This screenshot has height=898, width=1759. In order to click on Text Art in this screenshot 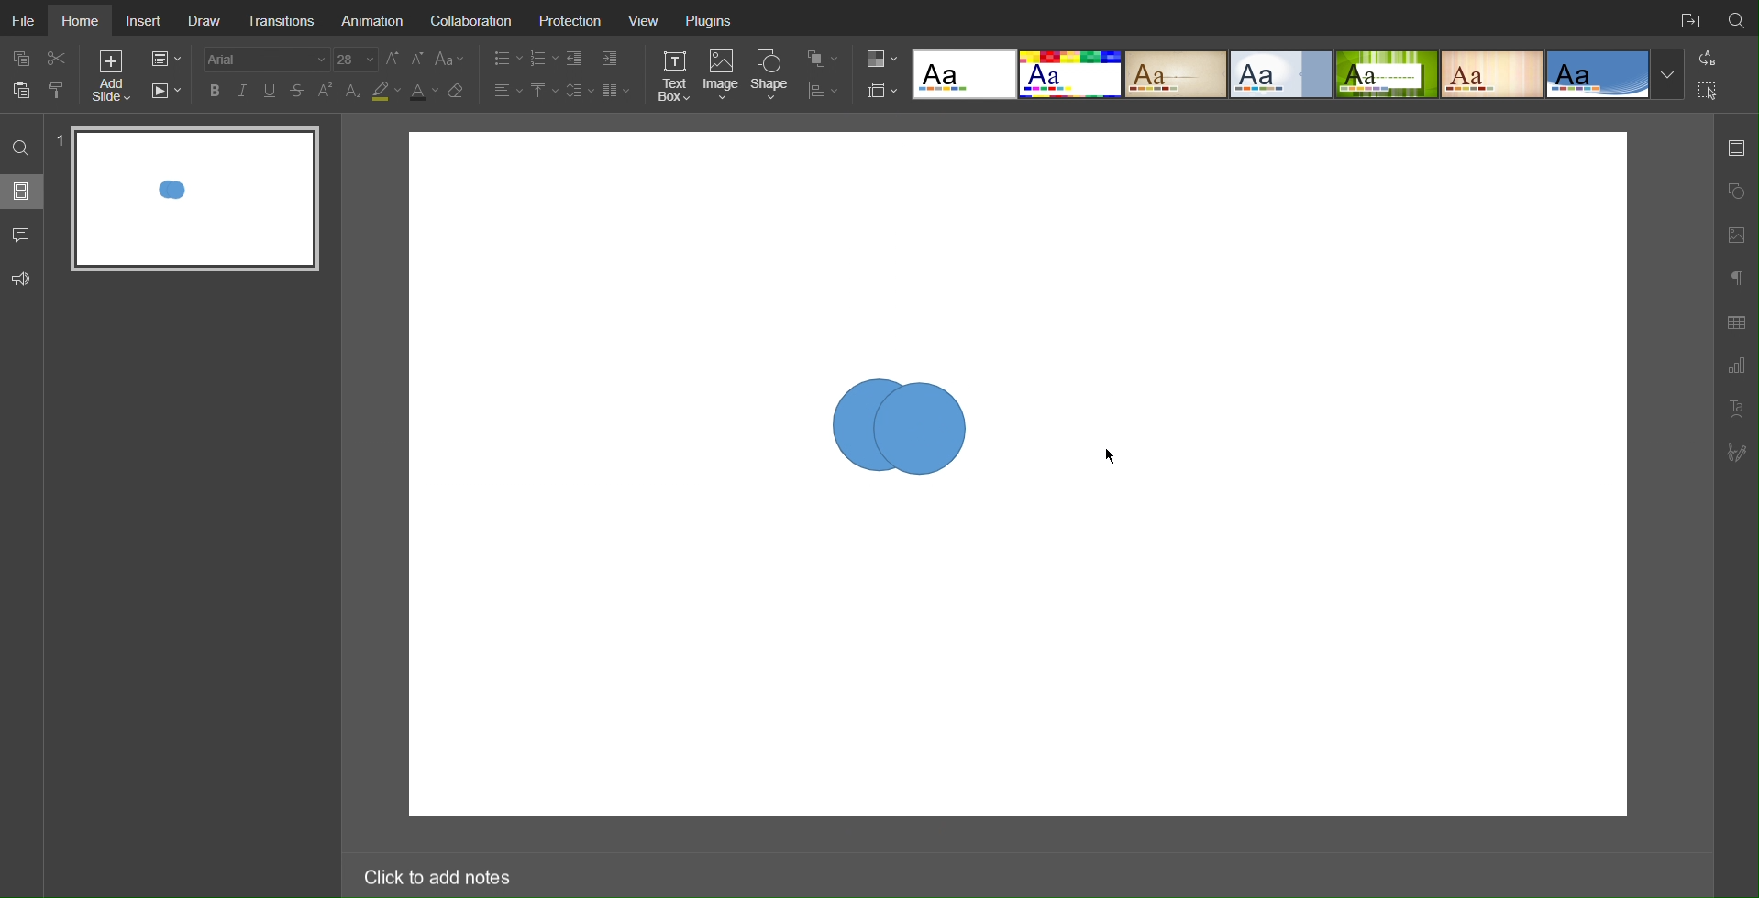, I will do `click(1736, 409)`.